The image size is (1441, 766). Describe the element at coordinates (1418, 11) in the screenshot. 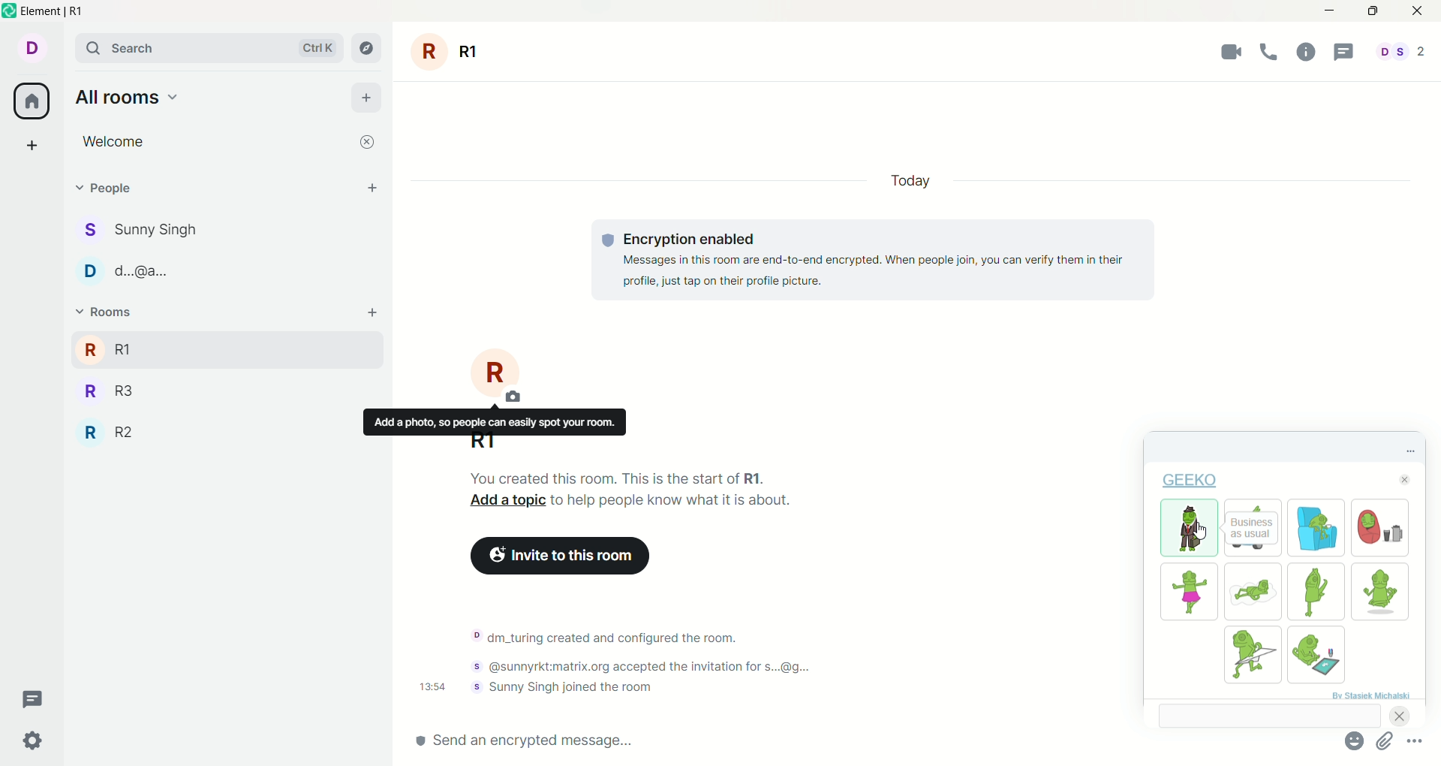

I see `close` at that location.